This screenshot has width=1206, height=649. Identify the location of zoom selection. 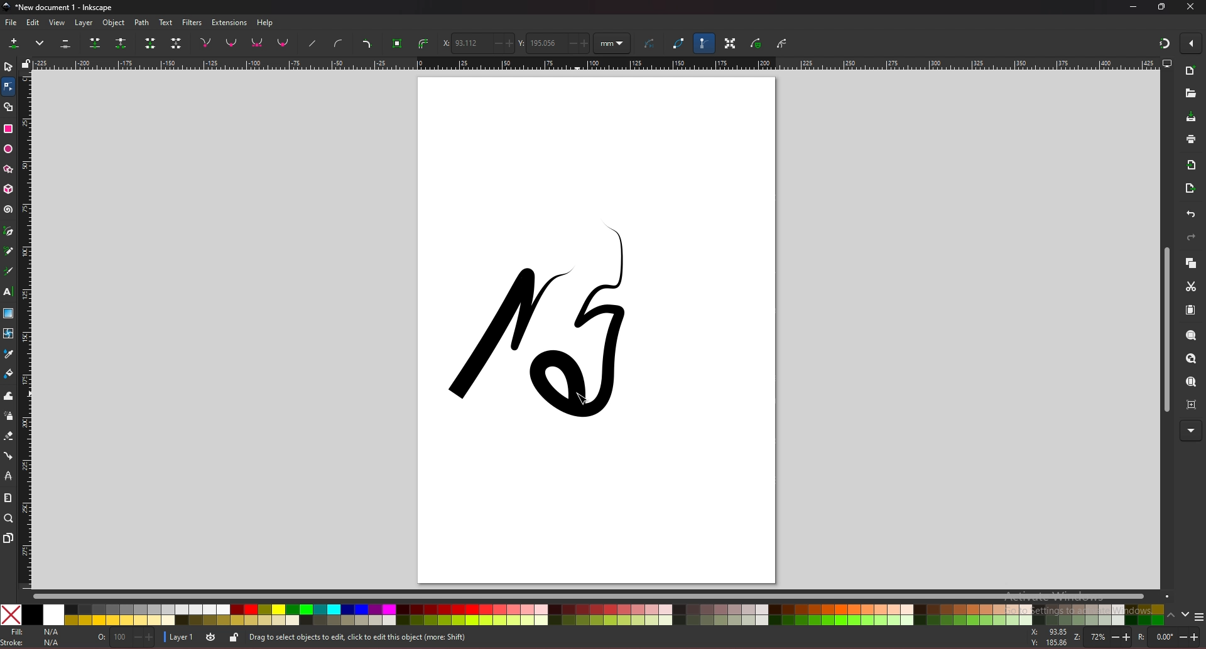
(1190, 336).